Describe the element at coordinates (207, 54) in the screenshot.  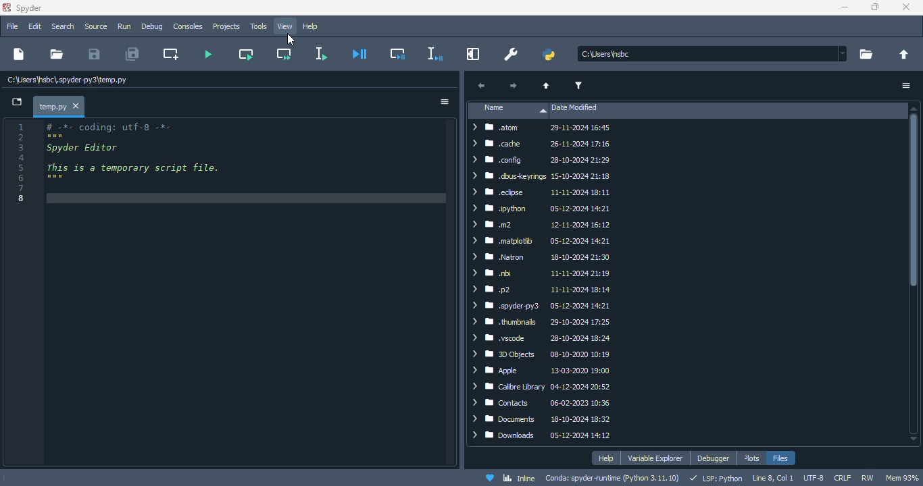
I see `run file` at that location.